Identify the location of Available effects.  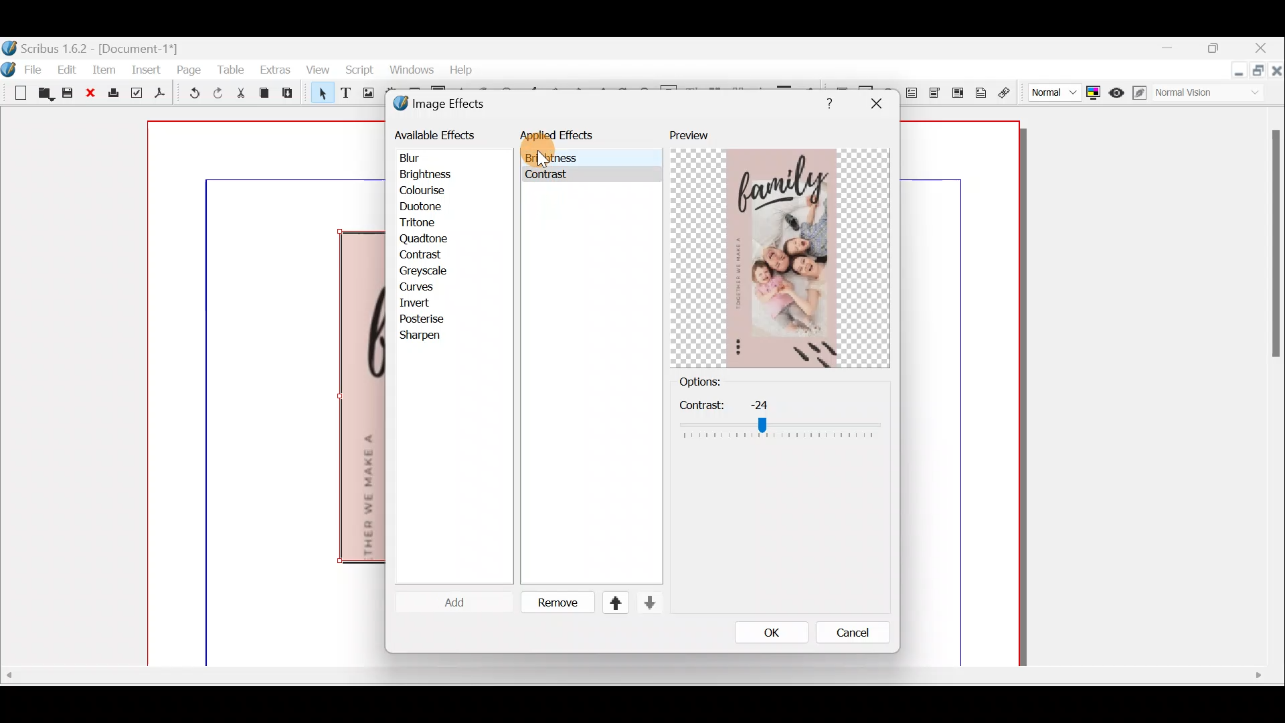
(437, 134).